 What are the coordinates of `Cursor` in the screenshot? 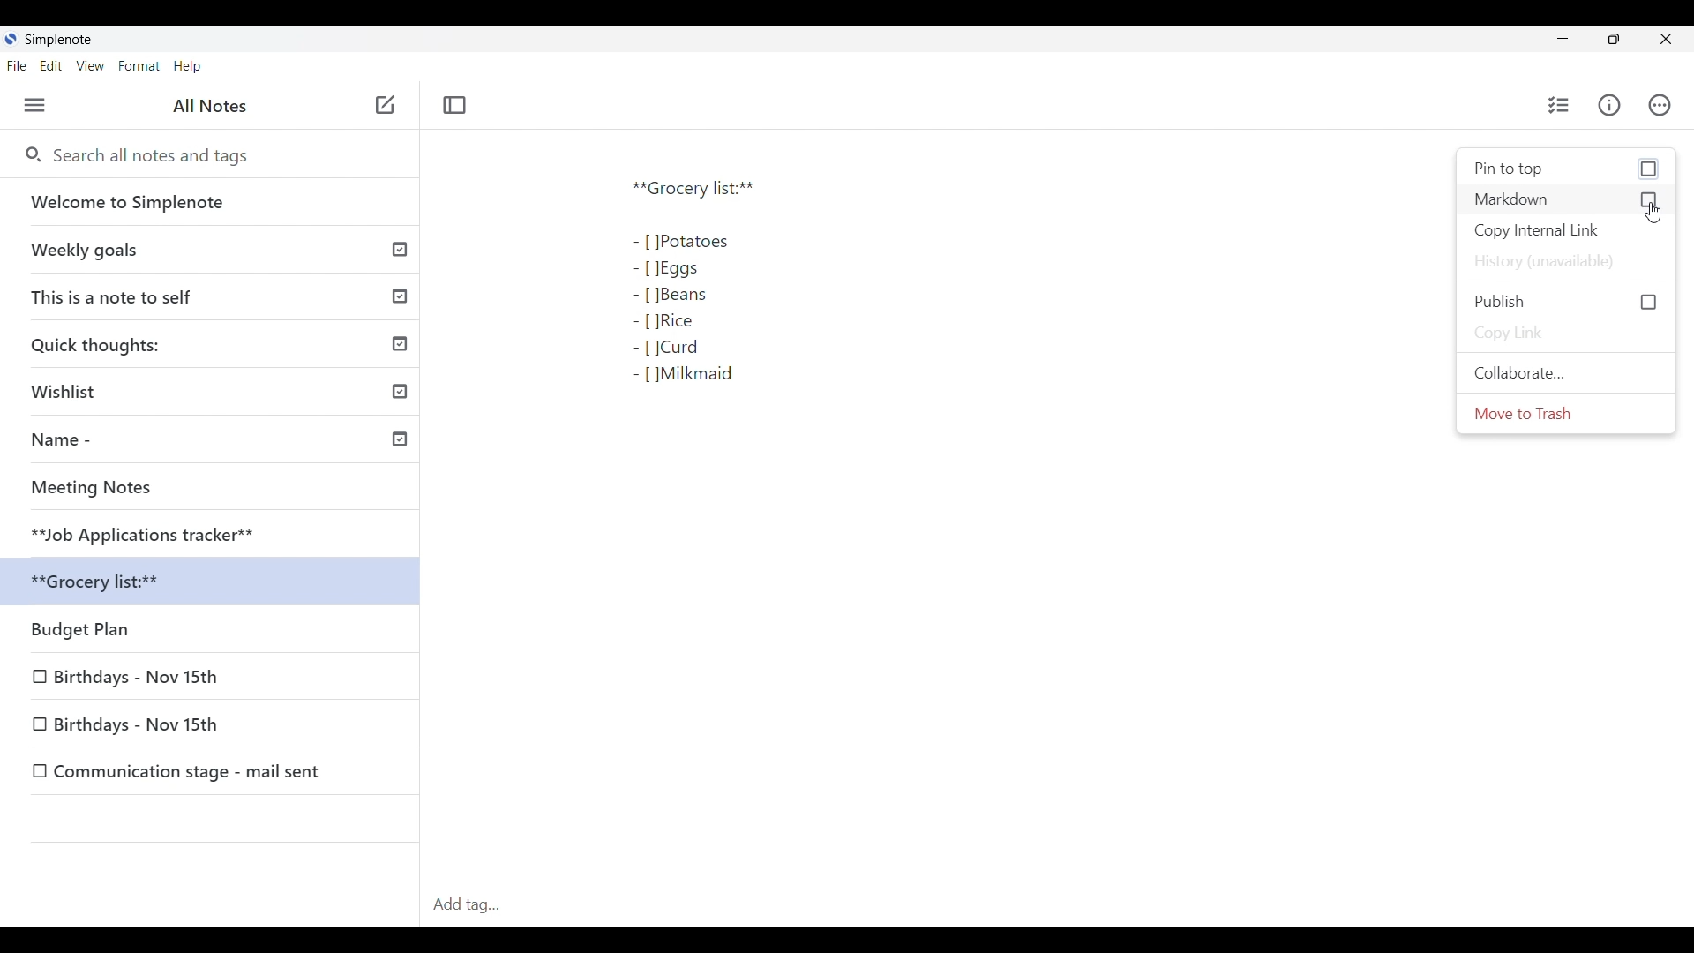 It's located at (1656, 215).